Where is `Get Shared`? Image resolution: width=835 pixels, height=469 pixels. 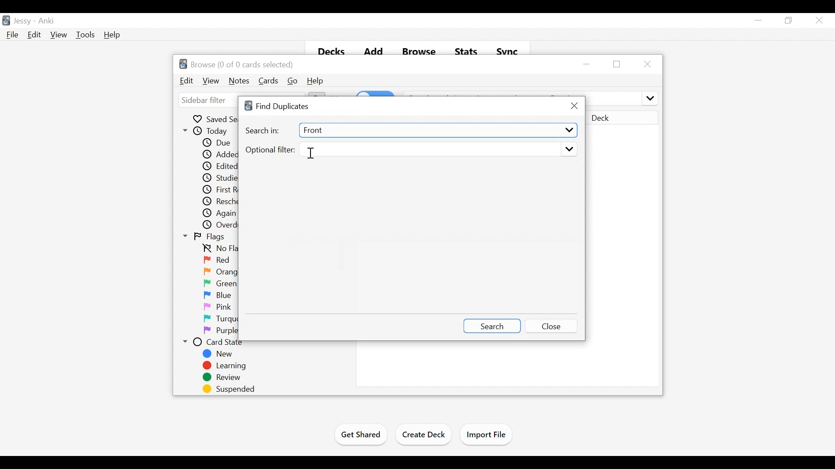 Get Shared is located at coordinates (360, 436).